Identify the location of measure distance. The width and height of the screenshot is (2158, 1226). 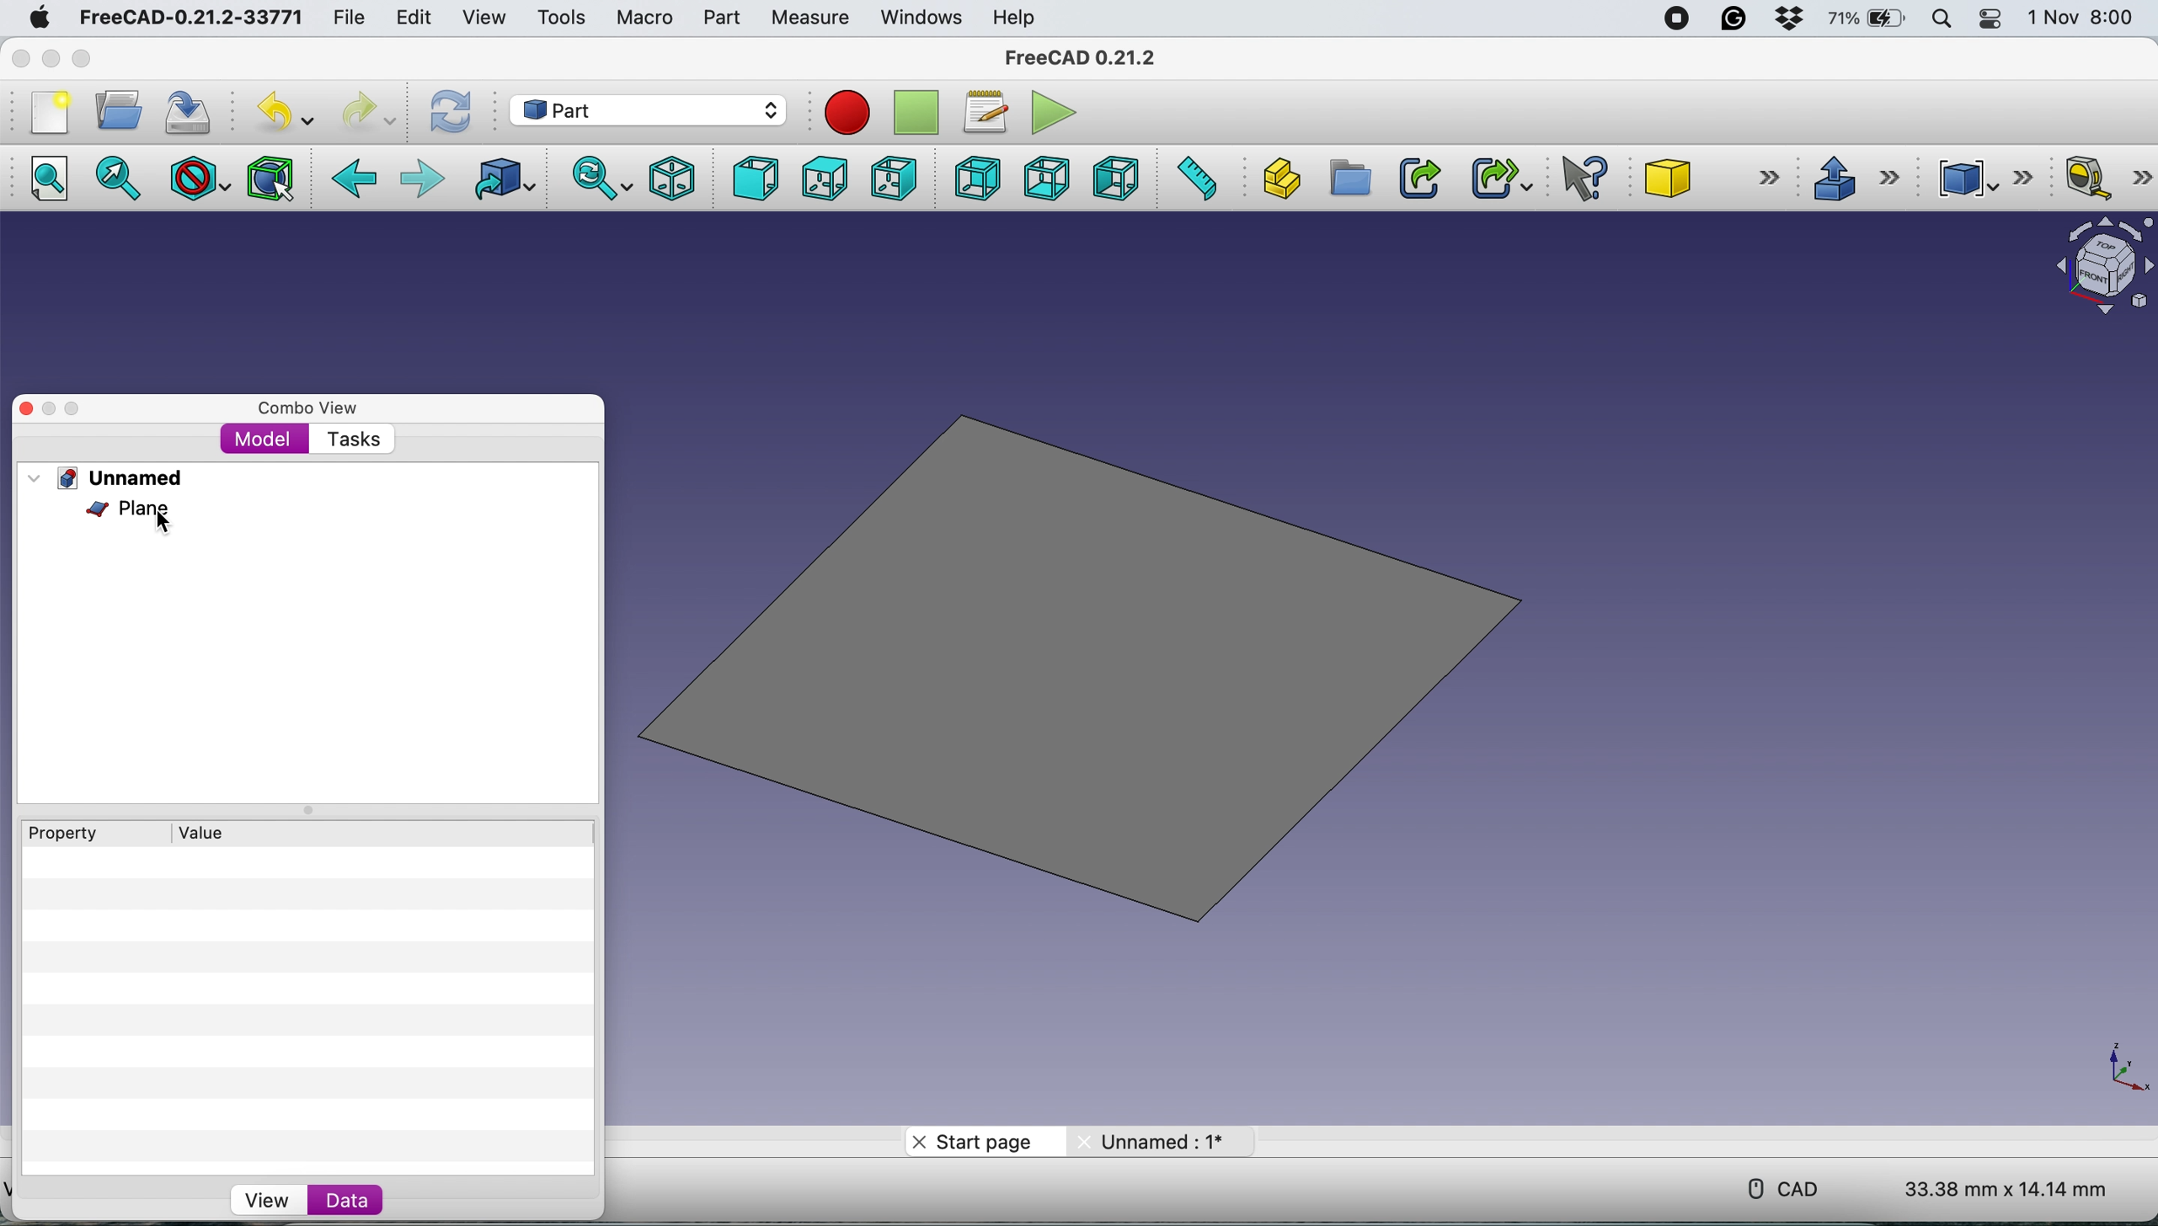
(1194, 179).